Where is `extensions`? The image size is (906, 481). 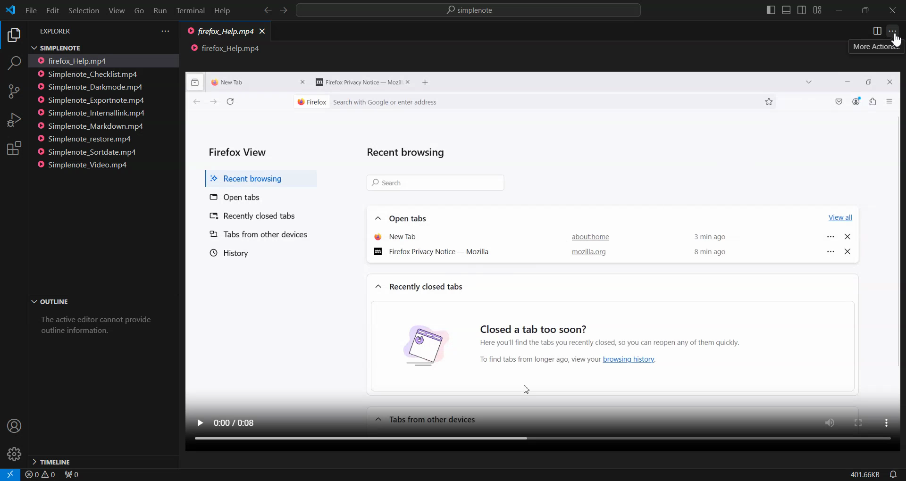 extensions is located at coordinates (874, 103).